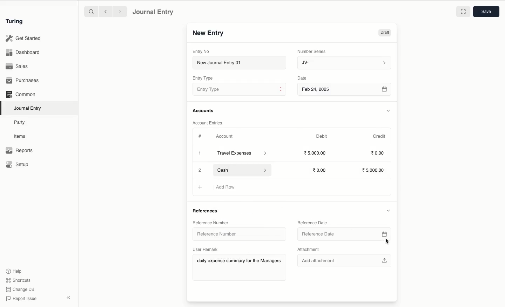  What do you see at coordinates (345, 63) in the screenshot?
I see `JV-` at bounding box center [345, 63].